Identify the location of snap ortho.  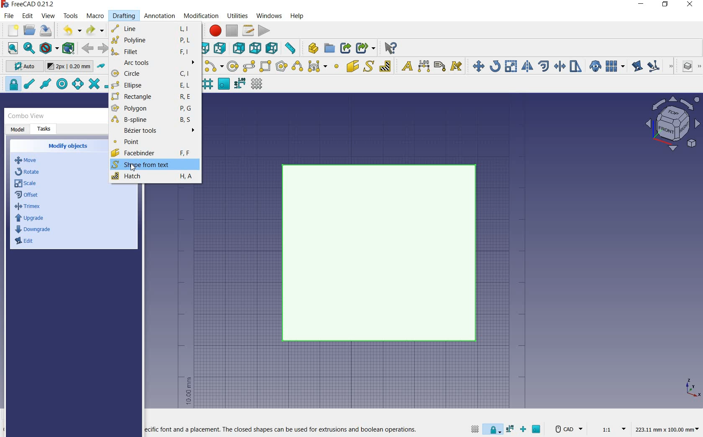
(525, 430).